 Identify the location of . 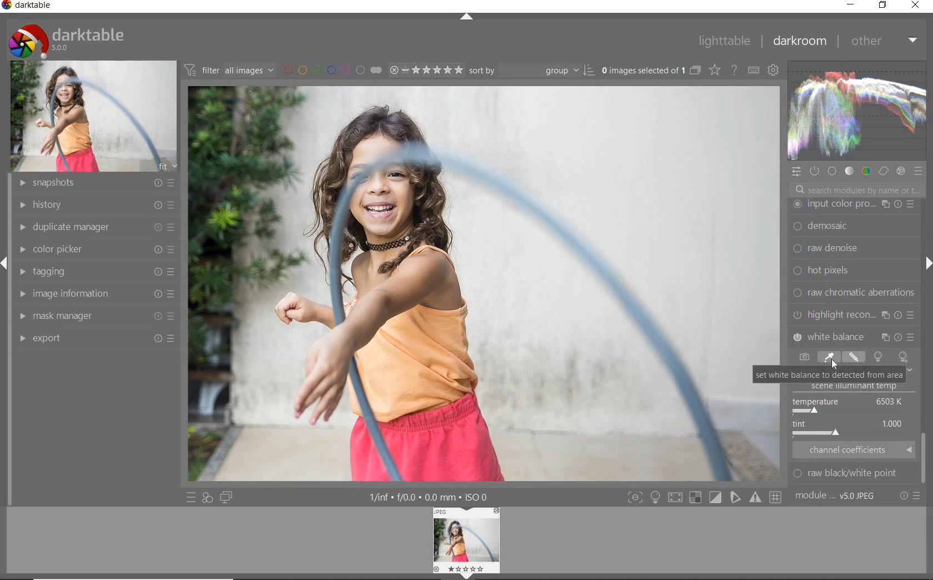
(925, 454).